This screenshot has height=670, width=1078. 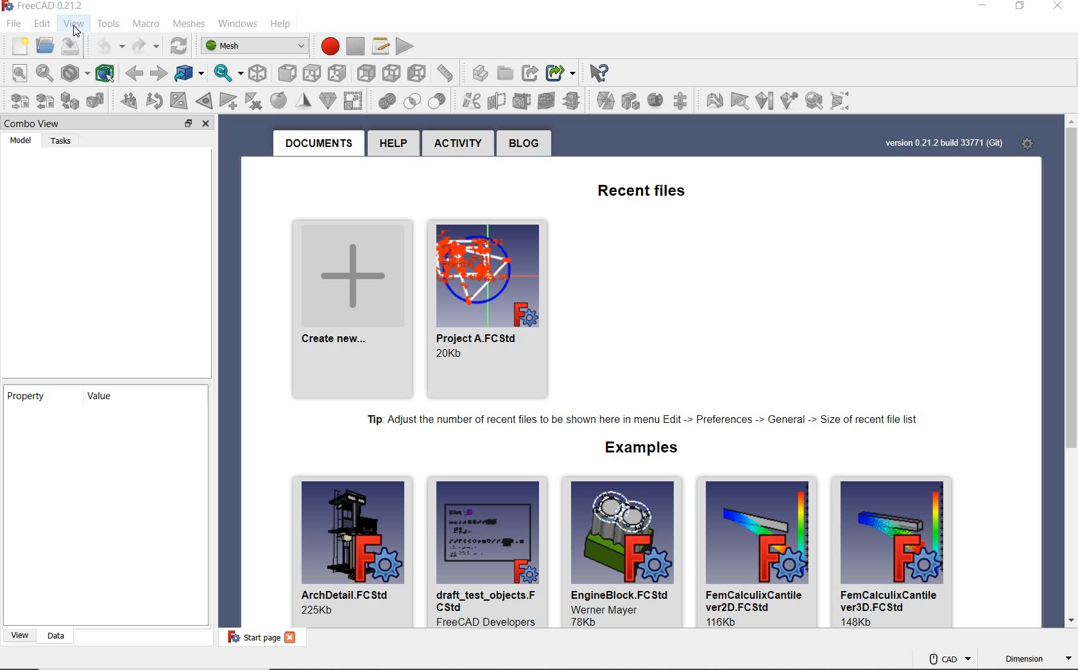 What do you see at coordinates (17, 635) in the screenshot?
I see `view` at bounding box center [17, 635].